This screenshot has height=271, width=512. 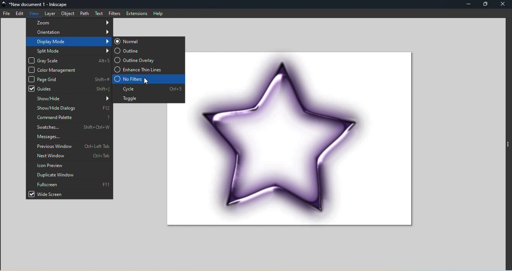 What do you see at coordinates (148, 50) in the screenshot?
I see `Outline` at bounding box center [148, 50].